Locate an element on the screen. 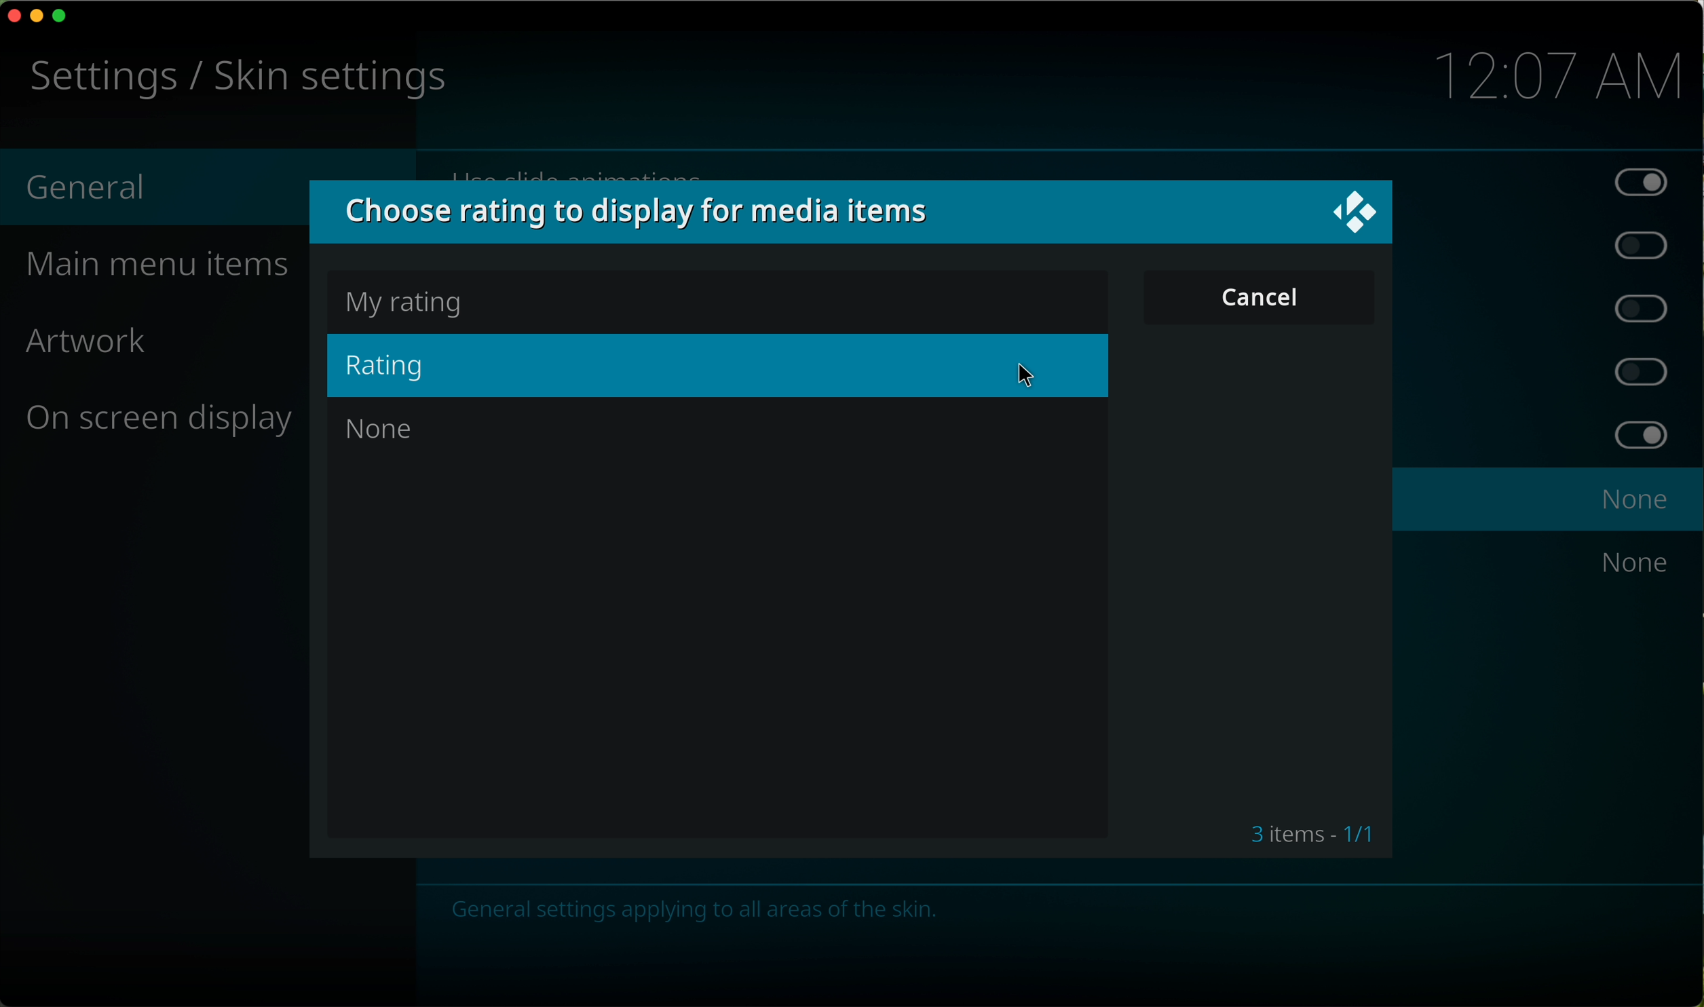  none is located at coordinates (1637, 567).